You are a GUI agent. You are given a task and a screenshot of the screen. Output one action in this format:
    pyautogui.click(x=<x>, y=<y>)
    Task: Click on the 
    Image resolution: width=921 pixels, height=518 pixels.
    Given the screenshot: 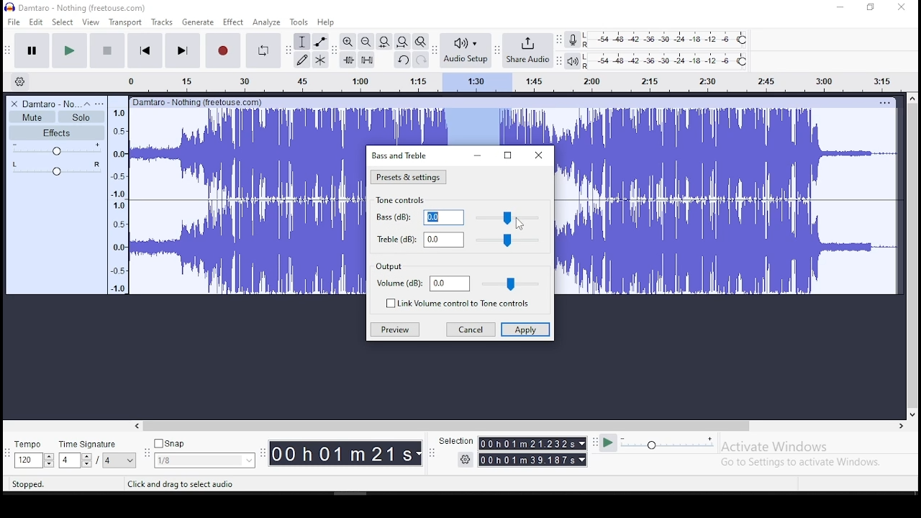 What is the action you would take?
    pyautogui.click(x=496, y=50)
    